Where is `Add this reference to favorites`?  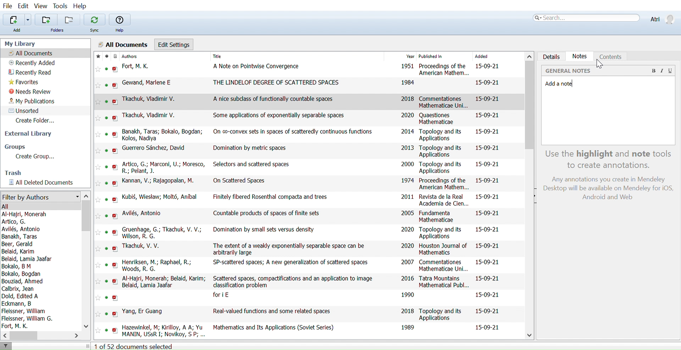
Add this reference to favorites is located at coordinates (99, 69).